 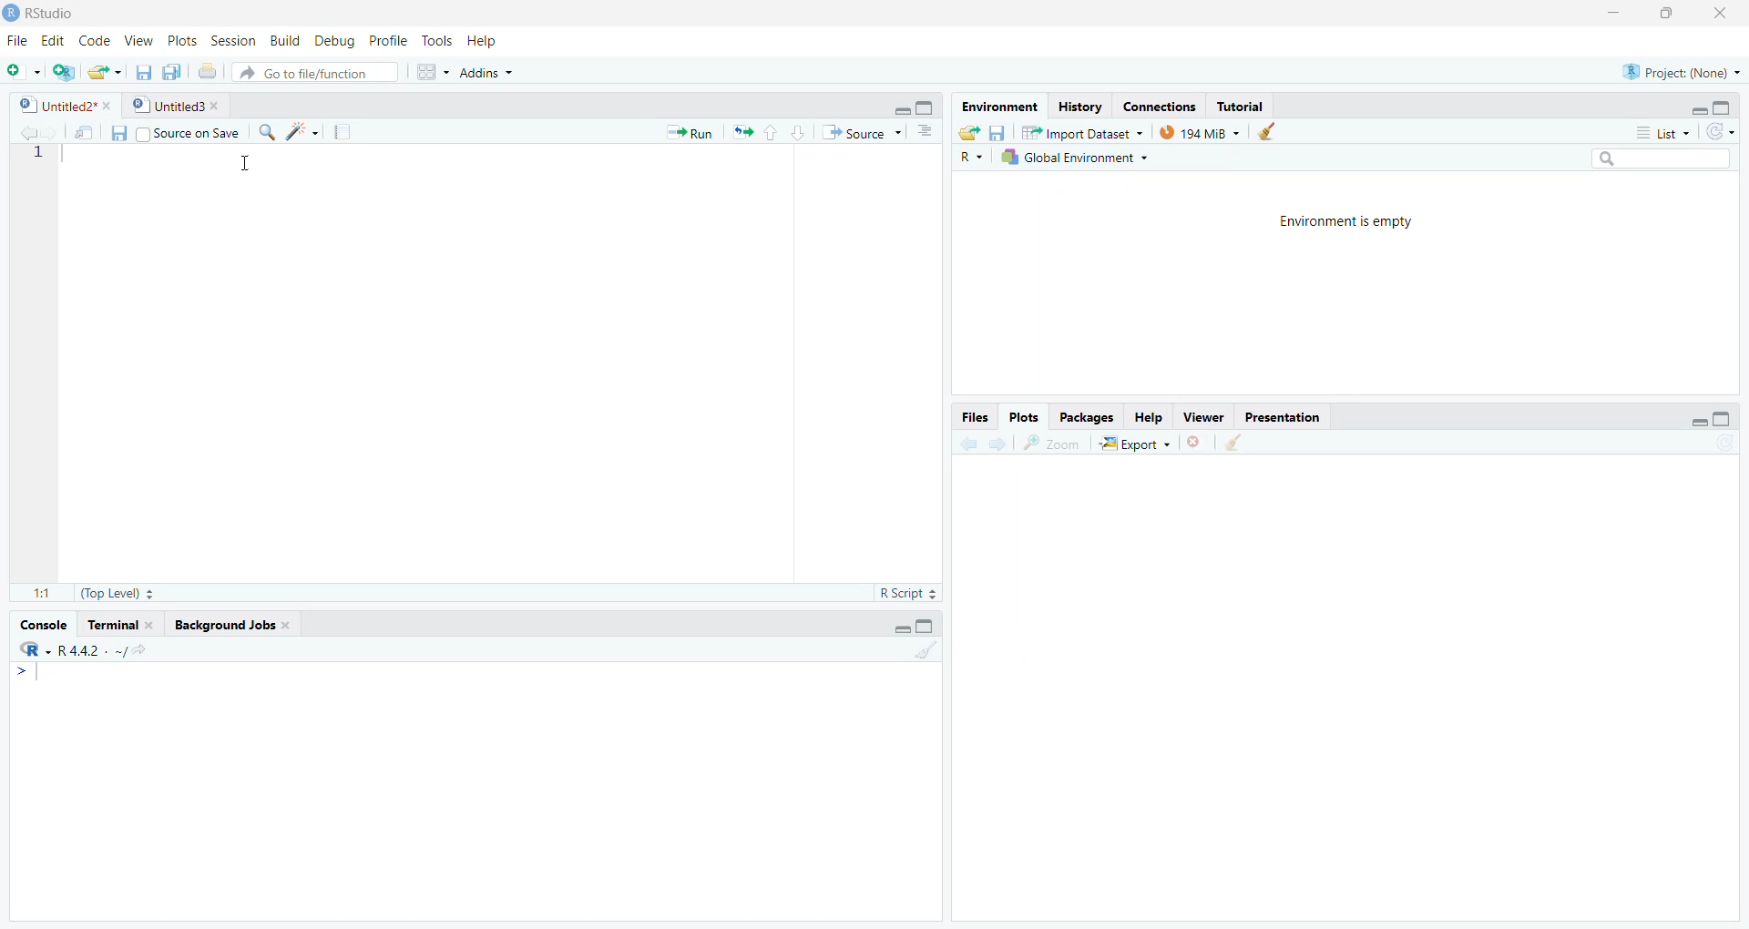 I want to click on Presentation, so click(x=1284, y=415).